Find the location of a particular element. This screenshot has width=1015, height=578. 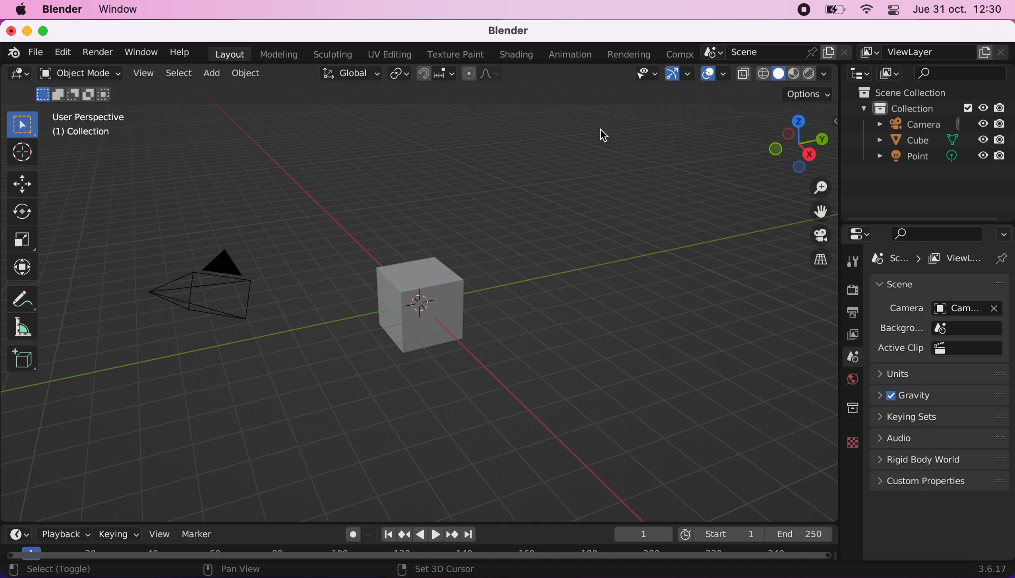

cube is located at coordinates (423, 302).